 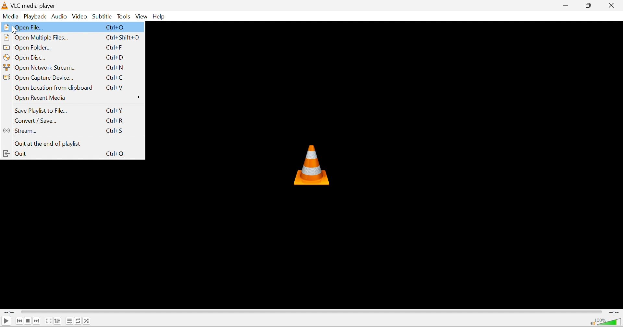 I want to click on Random, so click(x=87, y=321).